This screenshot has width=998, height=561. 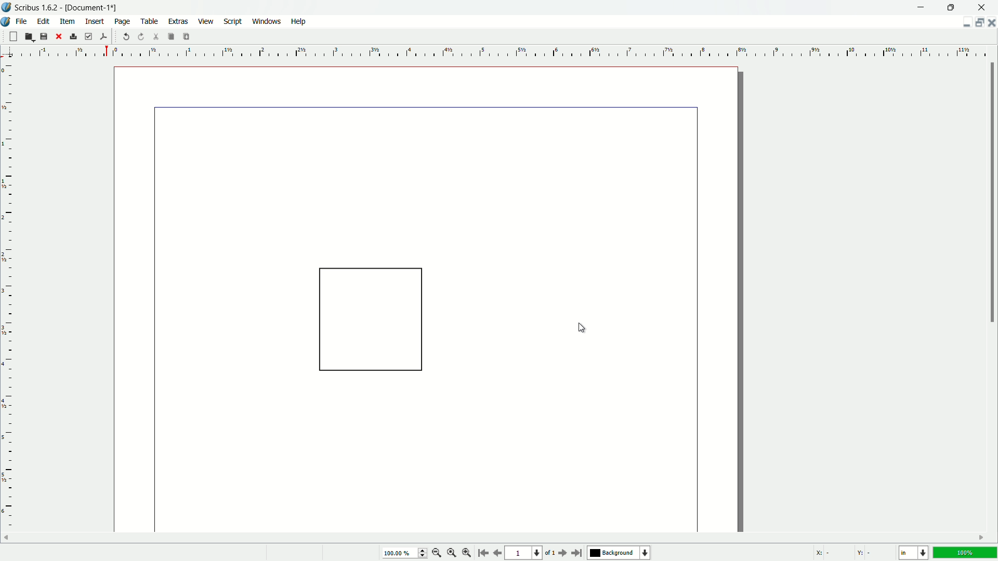 I want to click on zoom to 100%, so click(x=452, y=553).